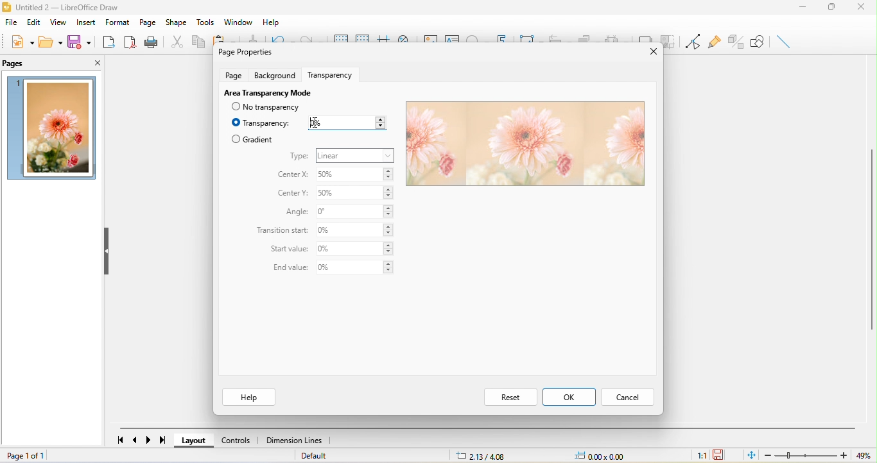 The height and width of the screenshot is (463, 877). I want to click on next page, so click(147, 440).